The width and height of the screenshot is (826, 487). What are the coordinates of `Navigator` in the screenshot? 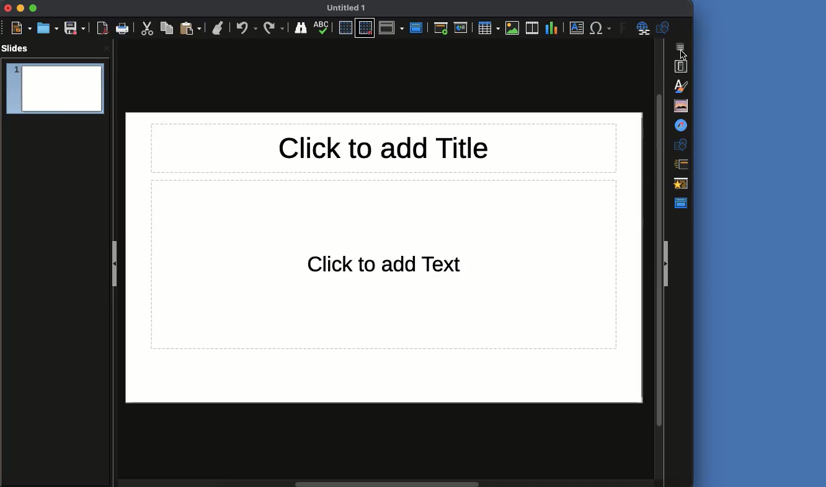 It's located at (682, 125).